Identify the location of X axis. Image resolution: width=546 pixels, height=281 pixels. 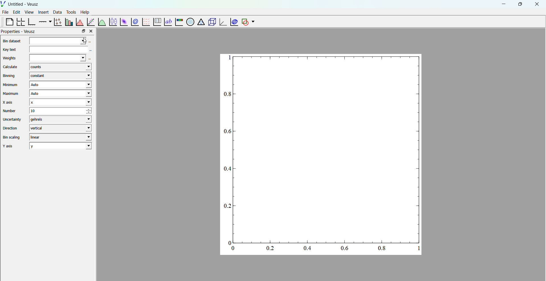
(9, 102).